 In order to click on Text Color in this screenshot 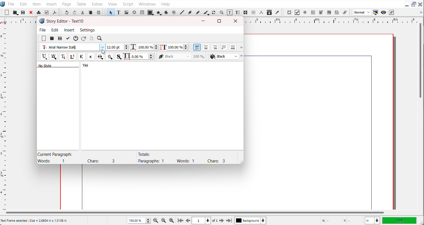, I will do `click(224, 57)`.